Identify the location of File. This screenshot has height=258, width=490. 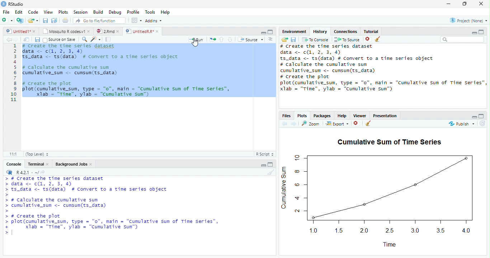
(6, 12).